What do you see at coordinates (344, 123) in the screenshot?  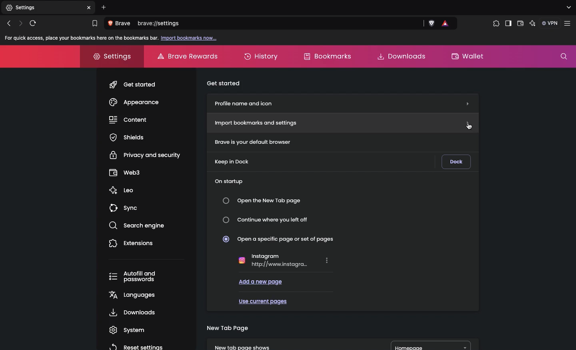 I see `Import bookmarks and settings` at bounding box center [344, 123].